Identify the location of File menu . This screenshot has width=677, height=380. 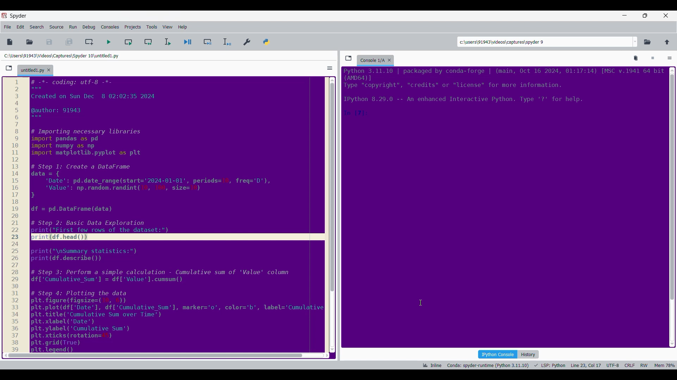
(7, 27).